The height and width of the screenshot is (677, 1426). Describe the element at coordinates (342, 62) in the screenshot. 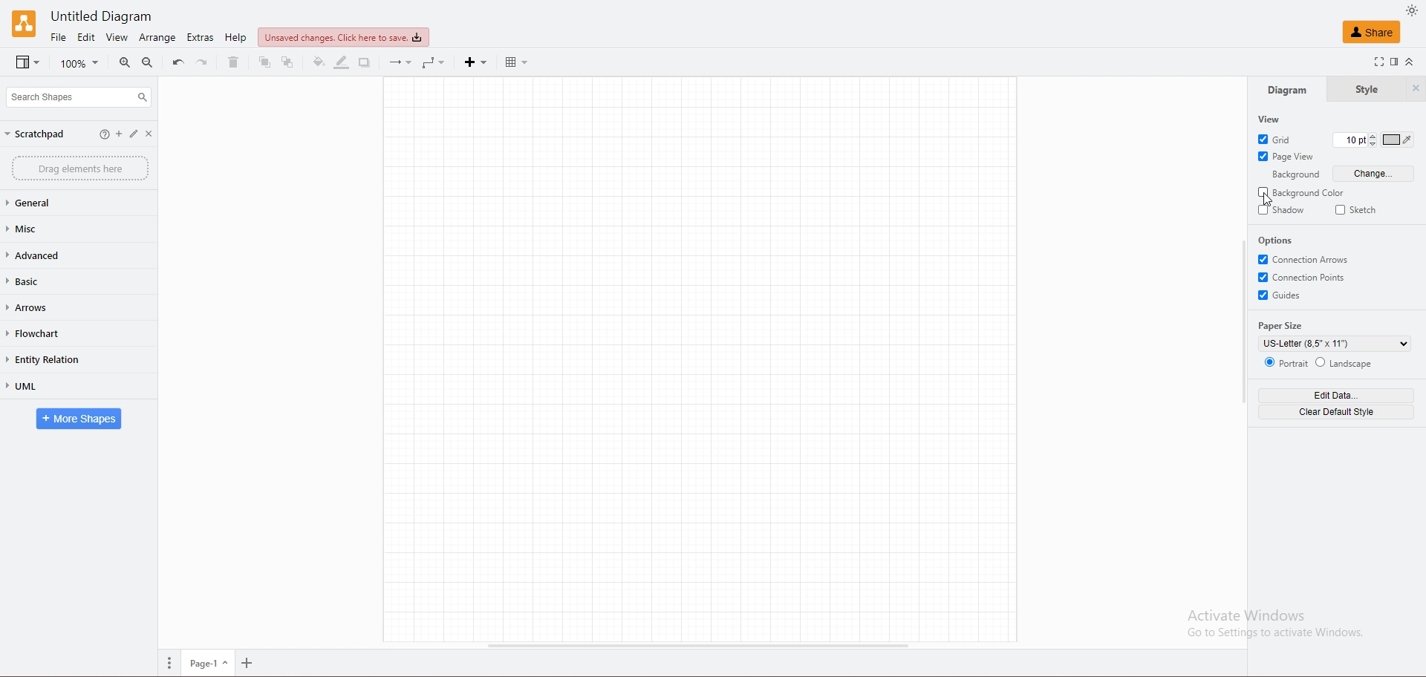

I see `line color` at that location.